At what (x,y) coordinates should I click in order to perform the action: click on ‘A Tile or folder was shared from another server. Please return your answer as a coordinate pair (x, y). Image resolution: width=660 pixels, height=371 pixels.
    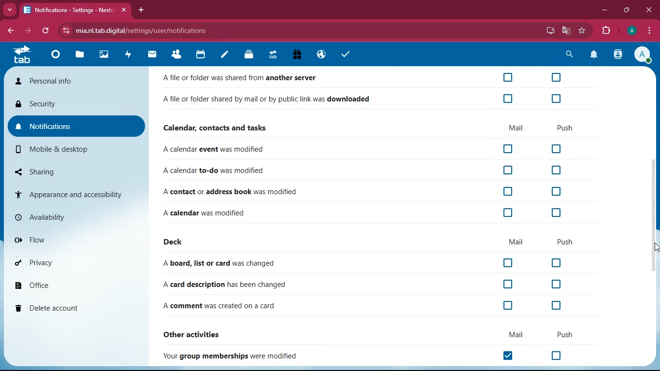
    Looking at the image, I should click on (245, 78).